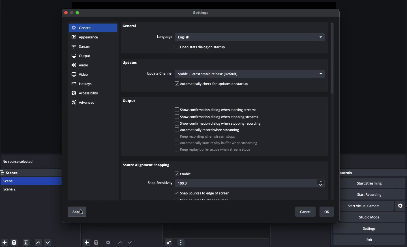 This screenshot has height=247, width=407. I want to click on Settings, so click(202, 13).